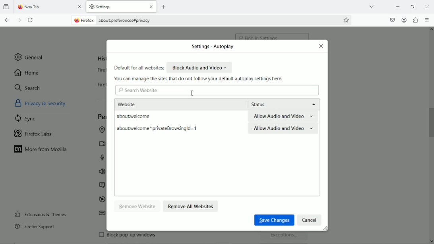 This screenshot has width=434, height=244. What do you see at coordinates (413, 6) in the screenshot?
I see `restore down` at bounding box center [413, 6].